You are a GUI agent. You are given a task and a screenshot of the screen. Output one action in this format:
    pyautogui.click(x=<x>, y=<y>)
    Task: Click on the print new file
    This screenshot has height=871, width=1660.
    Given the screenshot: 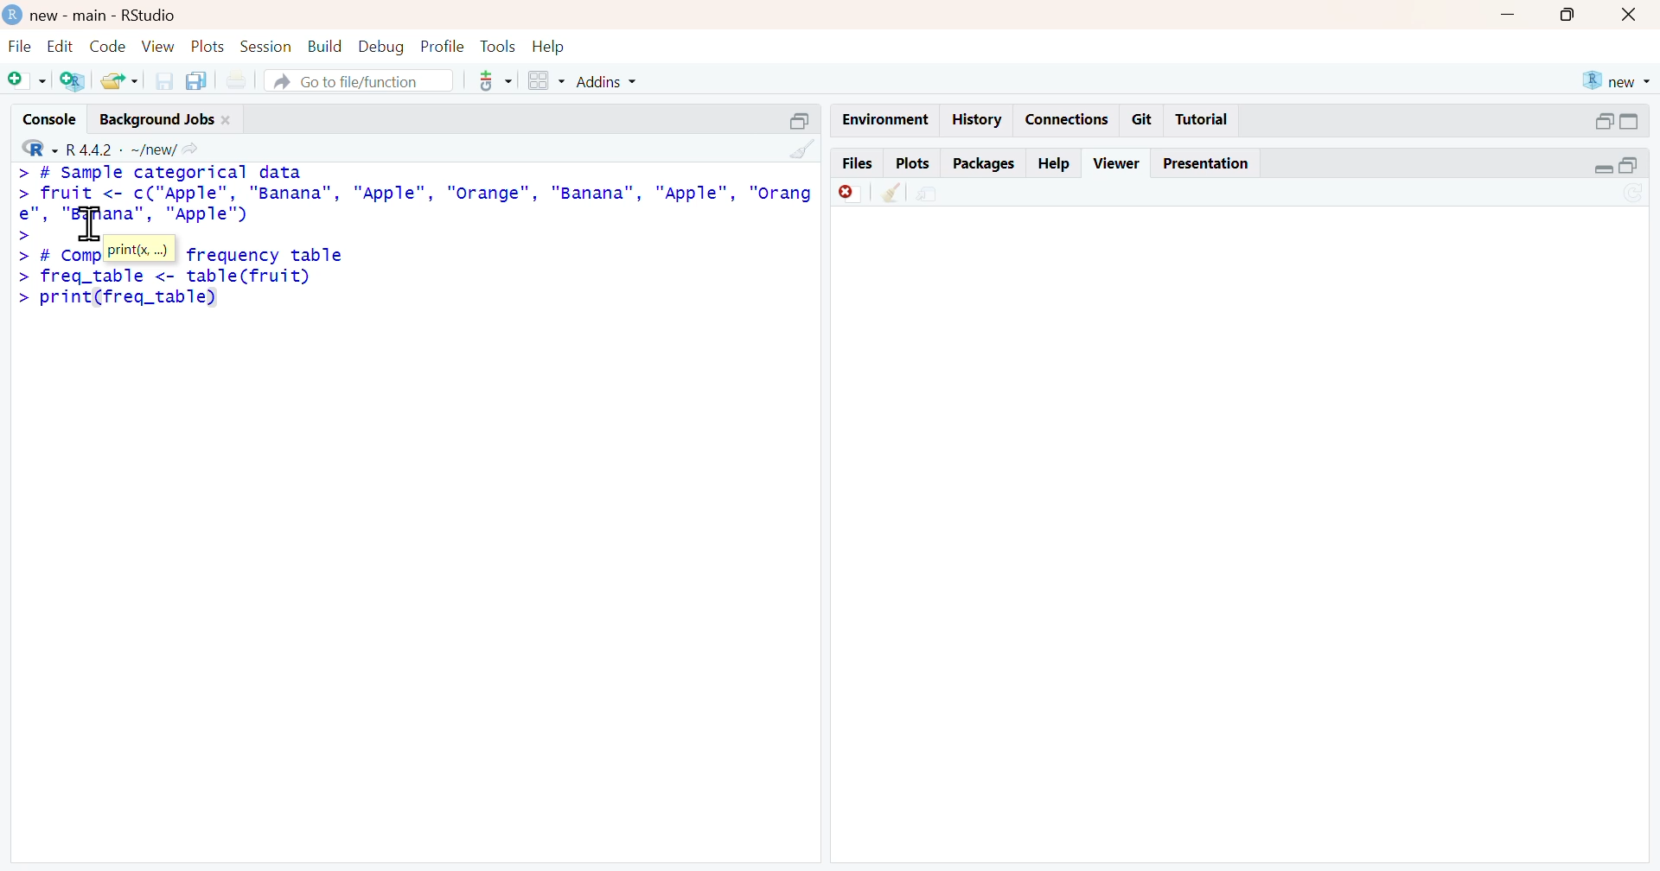 What is the action you would take?
    pyautogui.click(x=238, y=82)
    